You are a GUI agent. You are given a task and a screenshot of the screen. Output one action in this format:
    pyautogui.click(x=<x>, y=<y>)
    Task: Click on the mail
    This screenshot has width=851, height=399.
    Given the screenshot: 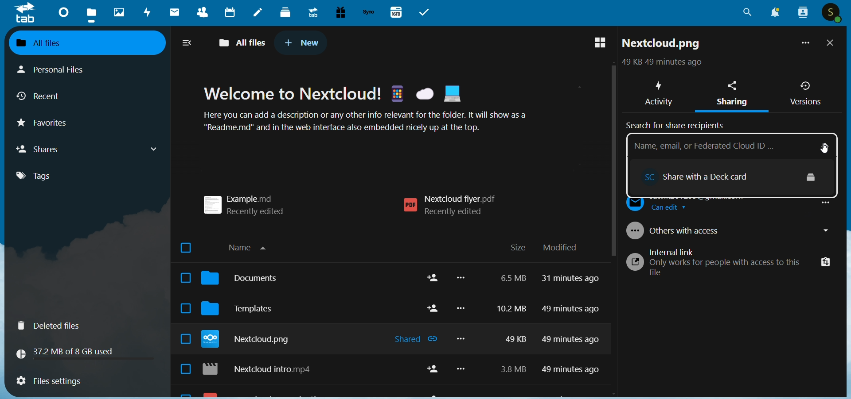 What is the action you would take?
    pyautogui.click(x=173, y=13)
    